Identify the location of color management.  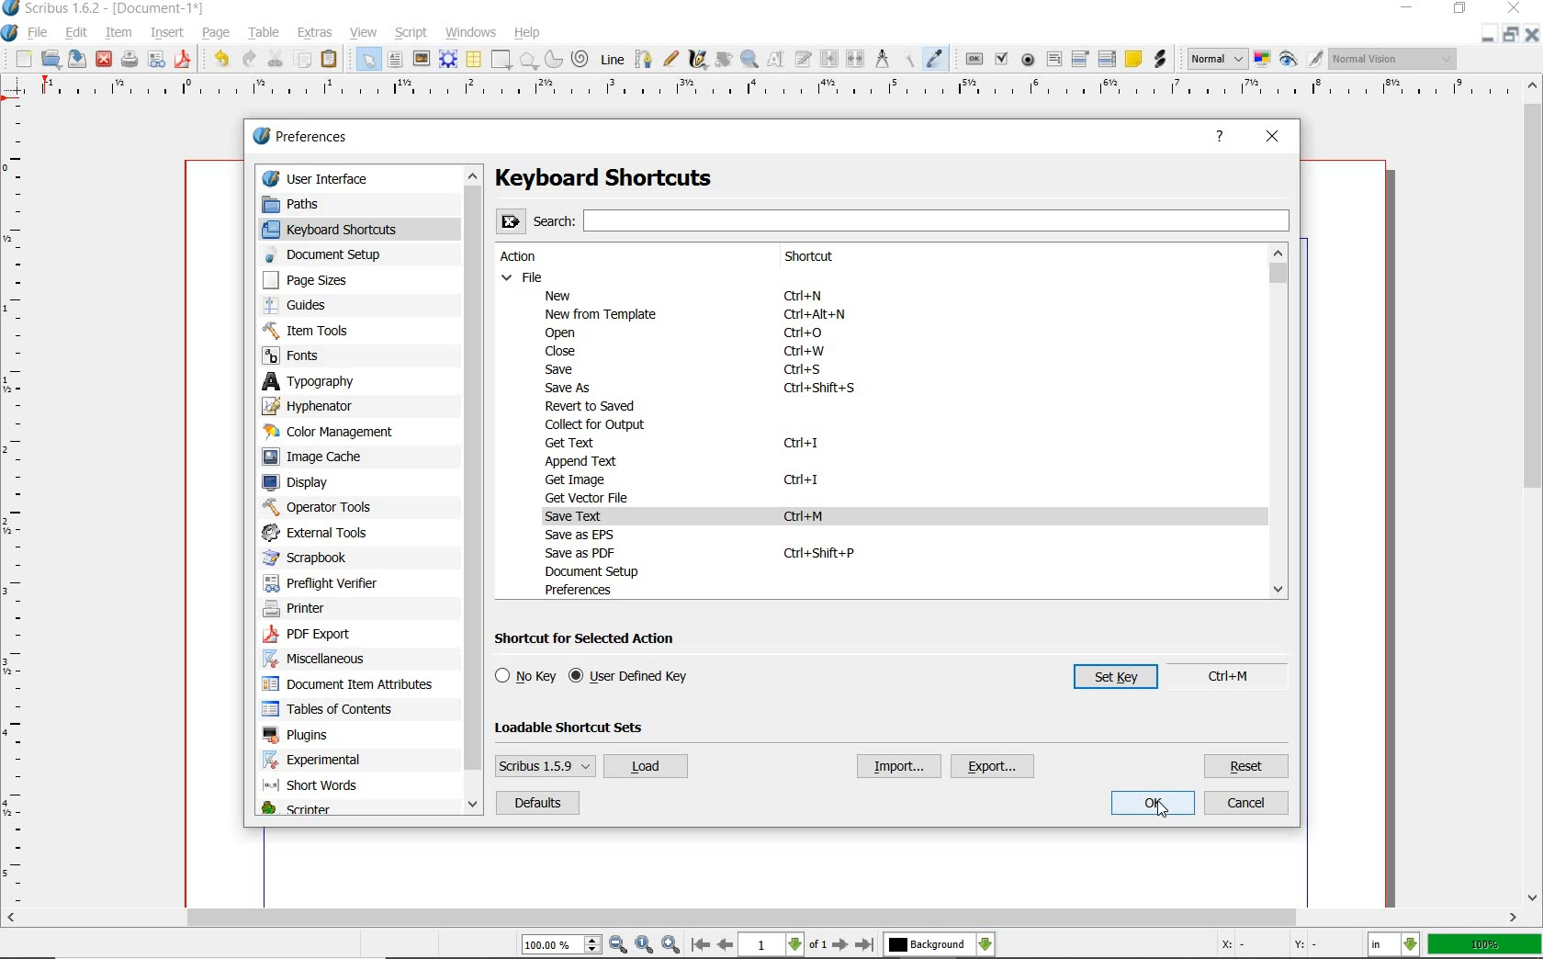
(335, 432).